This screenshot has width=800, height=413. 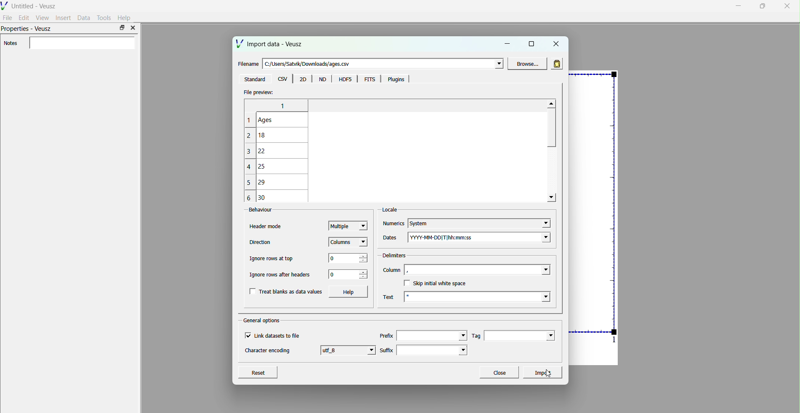 What do you see at coordinates (363, 278) in the screenshot?
I see `decrease` at bounding box center [363, 278].